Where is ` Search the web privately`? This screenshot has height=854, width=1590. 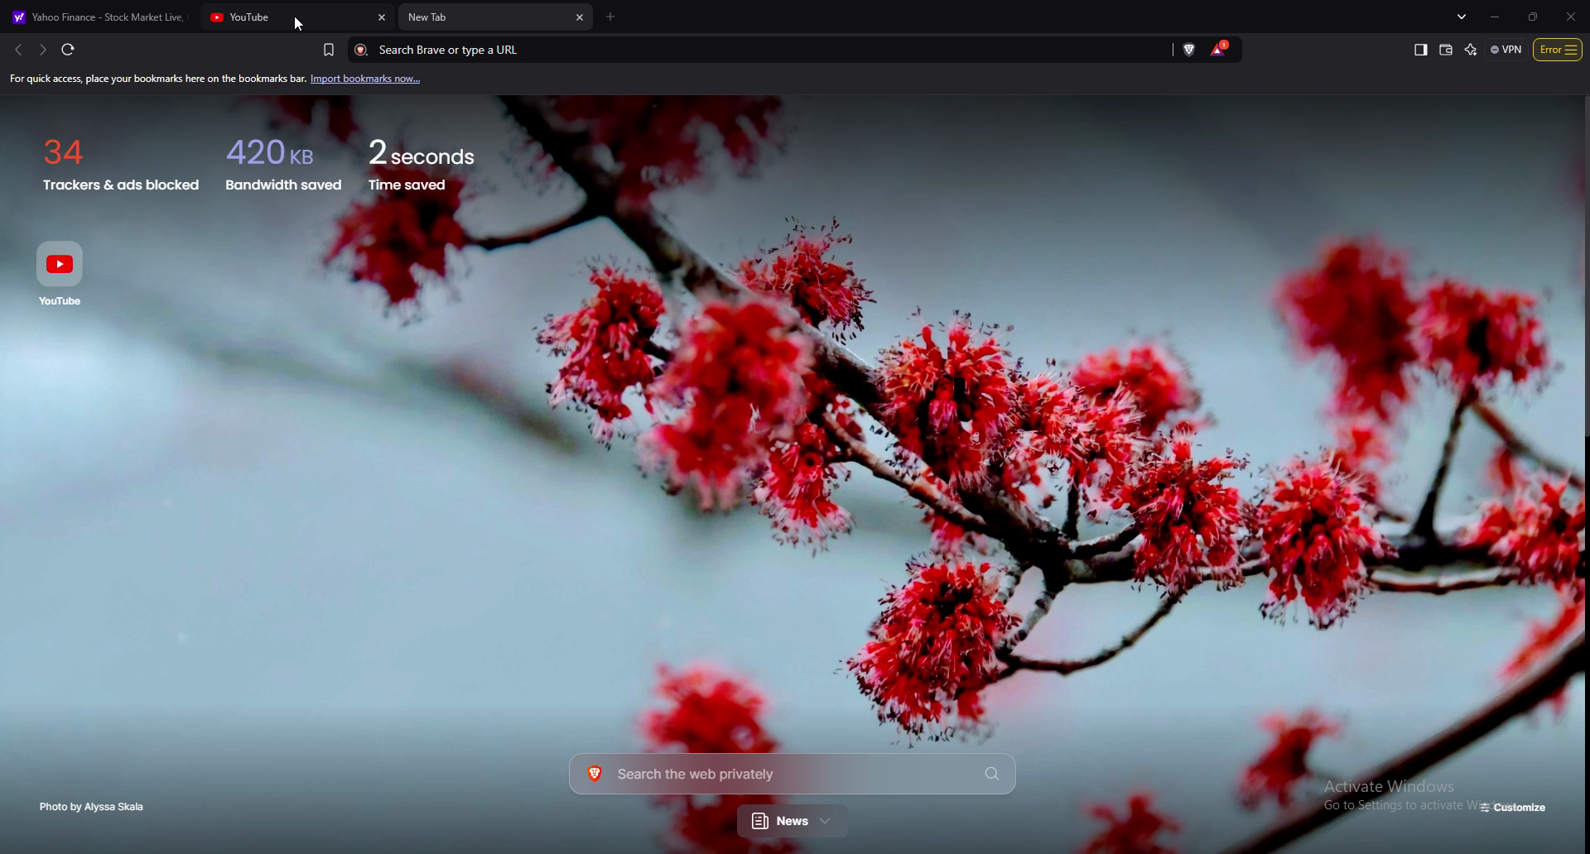
 Search the web privately is located at coordinates (792, 773).